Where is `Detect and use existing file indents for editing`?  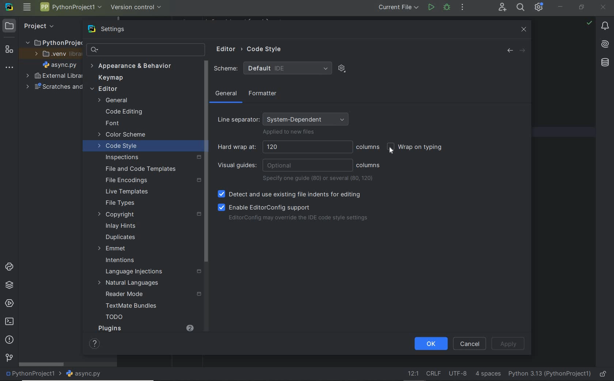 Detect and use existing file indents for editing is located at coordinates (290, 195).